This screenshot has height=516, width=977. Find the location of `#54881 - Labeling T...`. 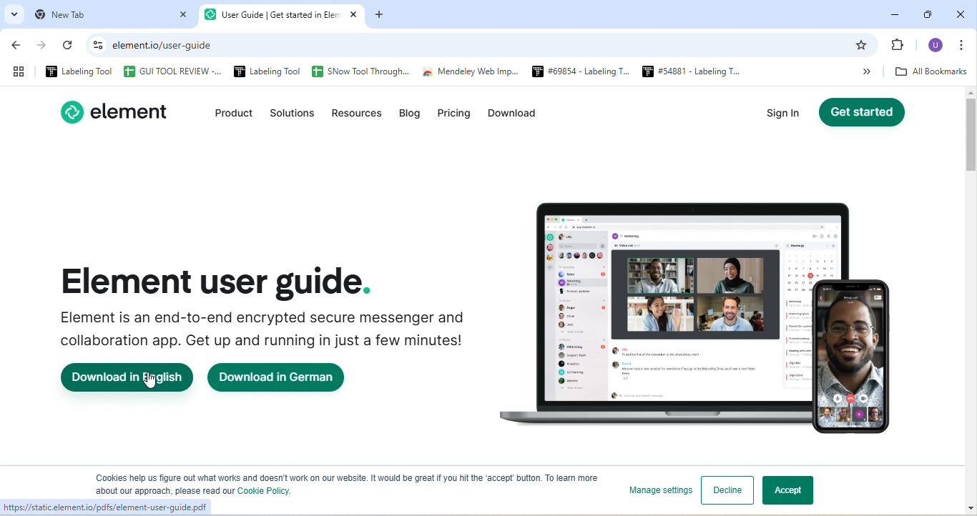

#54881 - Labeling T... is located at coordinates (686, 71).